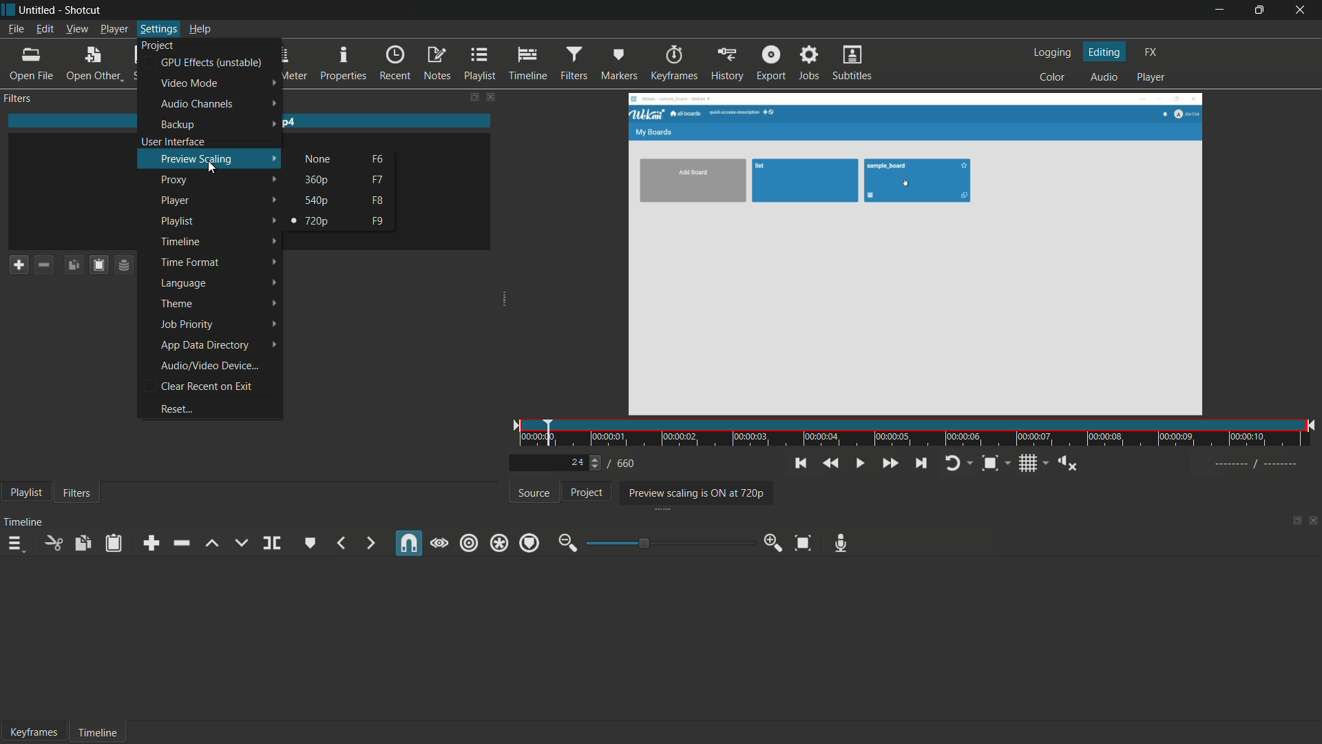  Describe the element at coordinates (668, 543) in the screenshot. I see `adjustment bar` at that location.